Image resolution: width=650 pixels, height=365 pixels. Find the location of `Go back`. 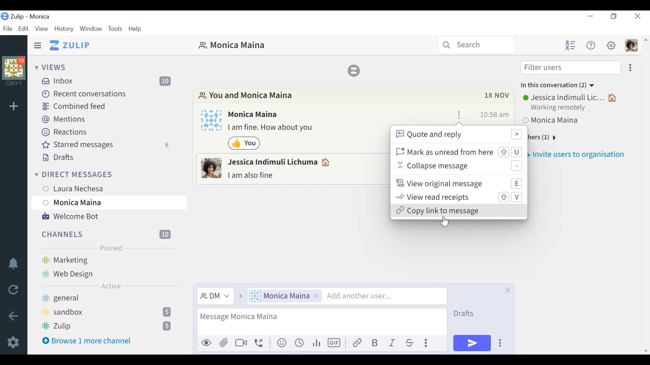

Go back is located at coordinates (13, 316).